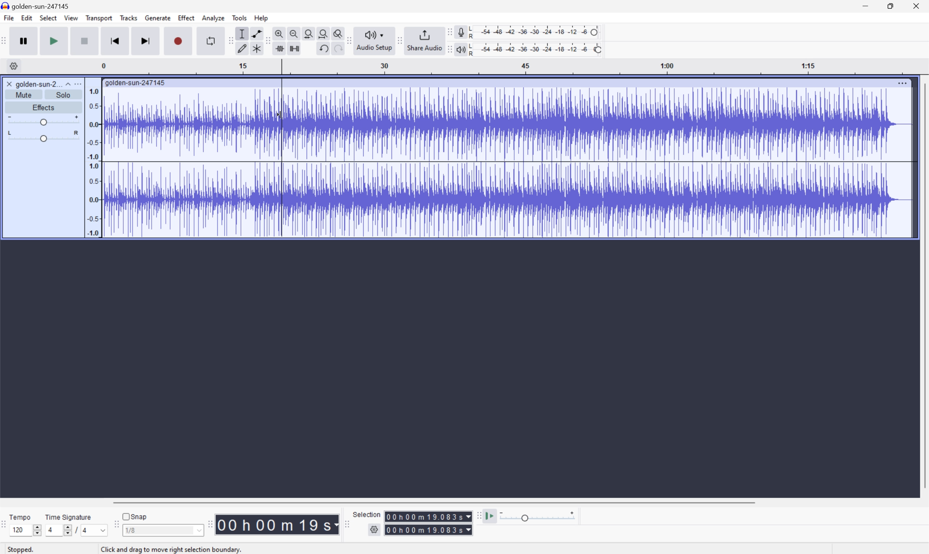  What do you see at coordinates (293, 32) in the screenshot?
I see `Zoom out` at bounding box center [293, 32].